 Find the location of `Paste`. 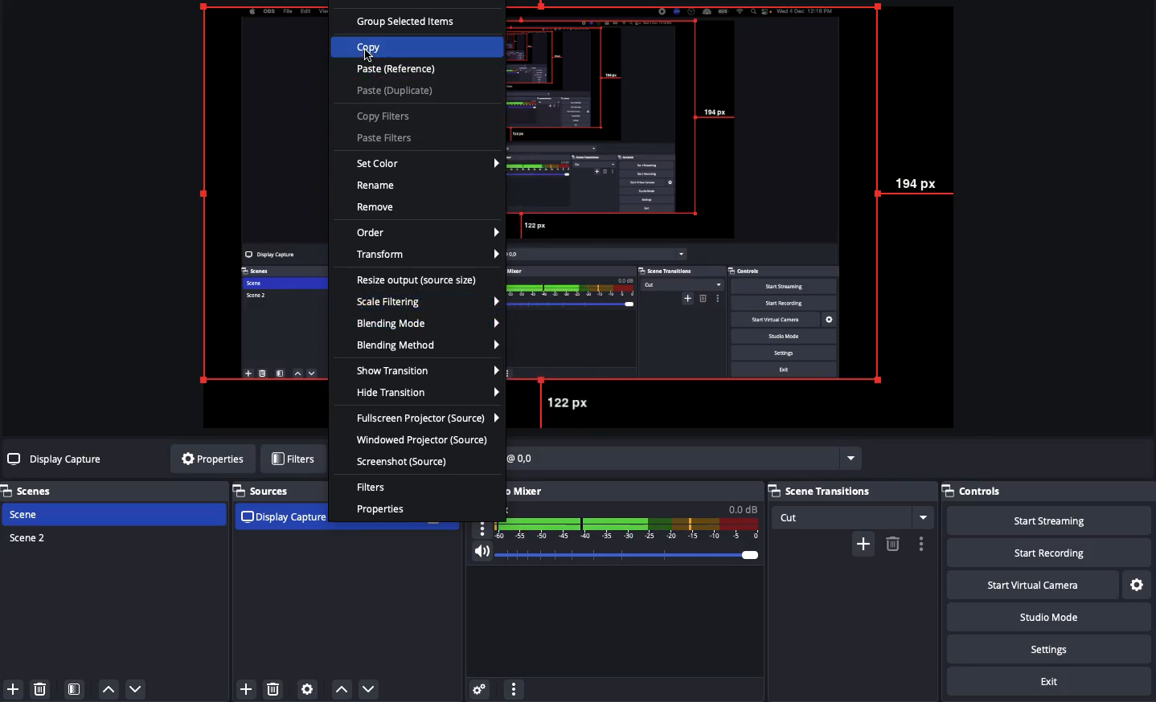

Paste is located at coordinates (400, 82).